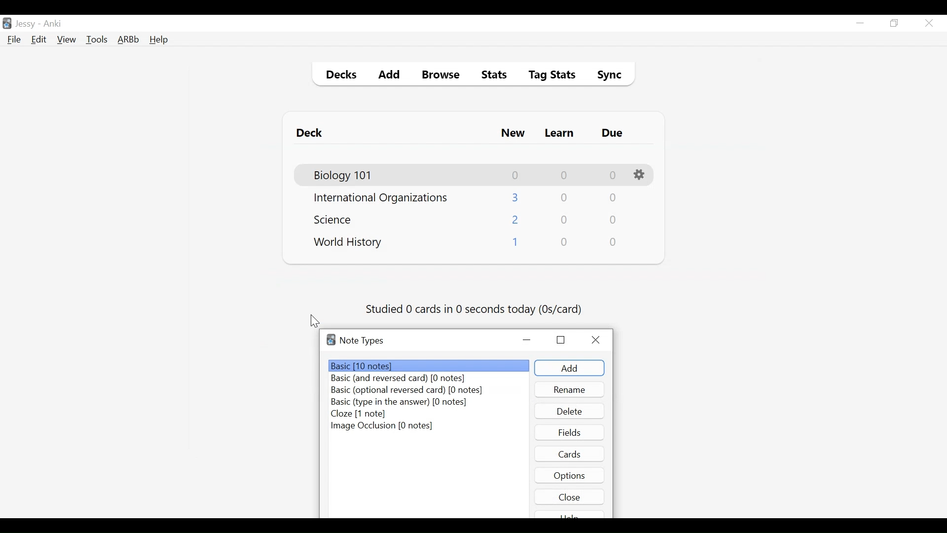 This screenshot has height=533, width=947. Describe the element at coordinates (613, 133) in the screenshot. I see `Due` at that location.